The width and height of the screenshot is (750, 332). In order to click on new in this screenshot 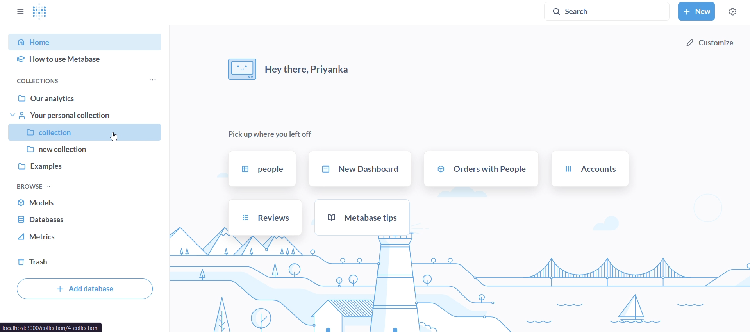, I will do `click(696, 11)`.